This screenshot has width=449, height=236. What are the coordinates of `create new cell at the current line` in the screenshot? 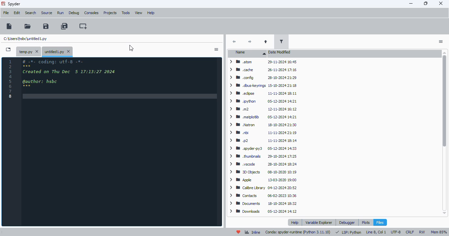 It's located at (83, 26).